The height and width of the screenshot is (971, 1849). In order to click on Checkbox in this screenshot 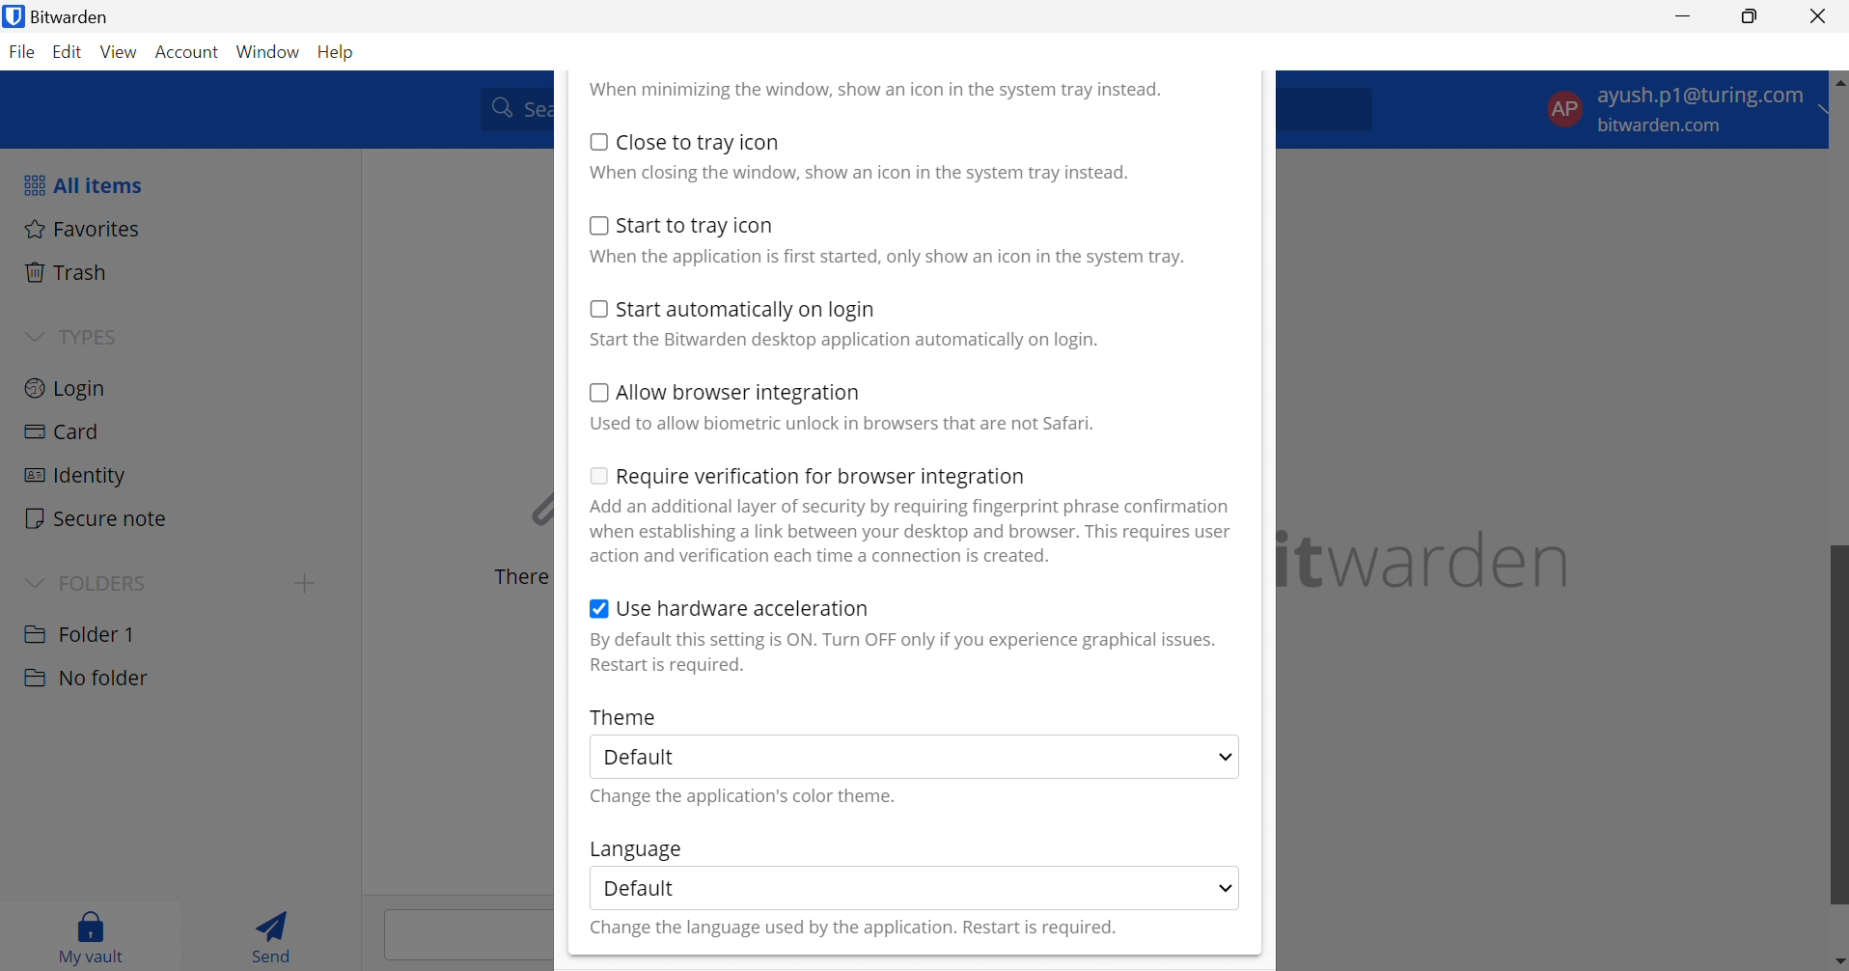, I will do `click(594, 308)`.